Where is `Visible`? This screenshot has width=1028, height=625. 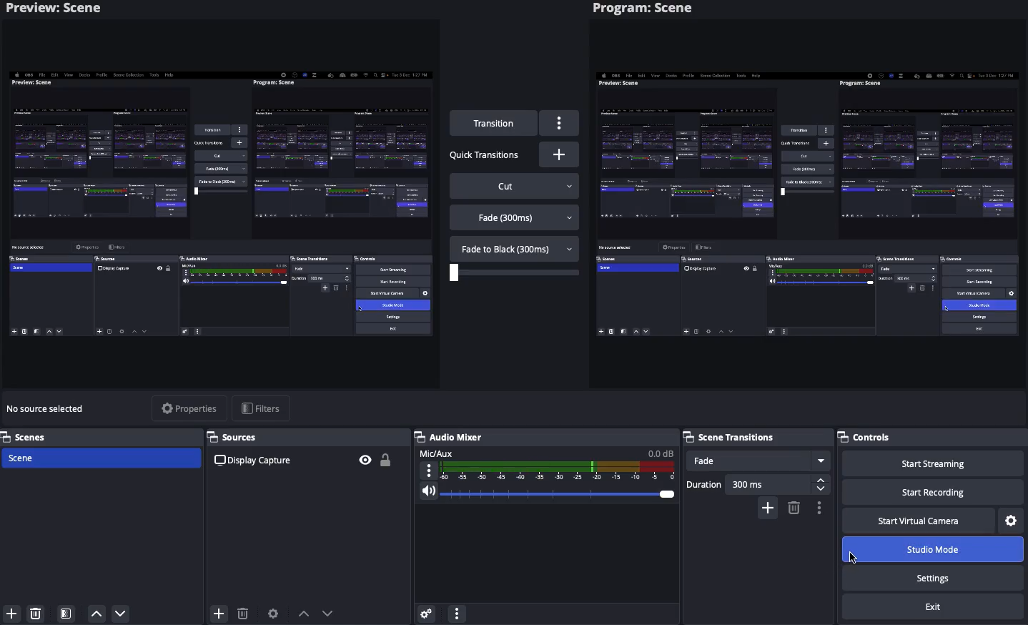
Visible is located at coordinates (366, 460).